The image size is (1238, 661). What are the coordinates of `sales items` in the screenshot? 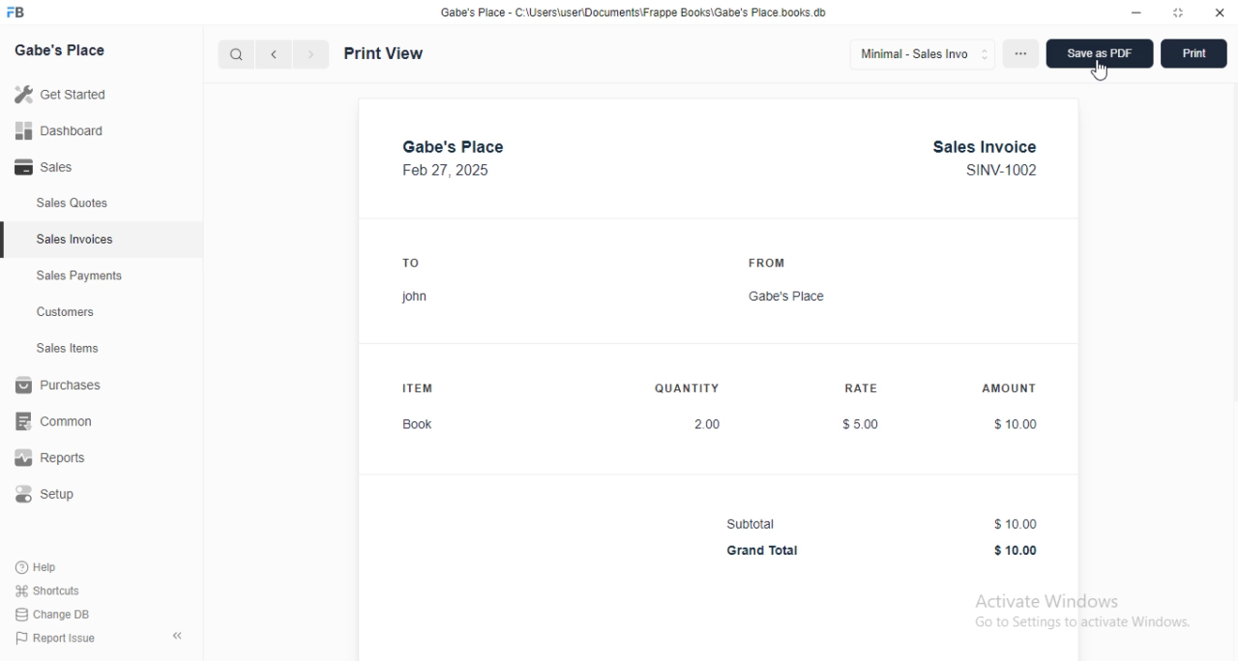 It's located at (67, 348).